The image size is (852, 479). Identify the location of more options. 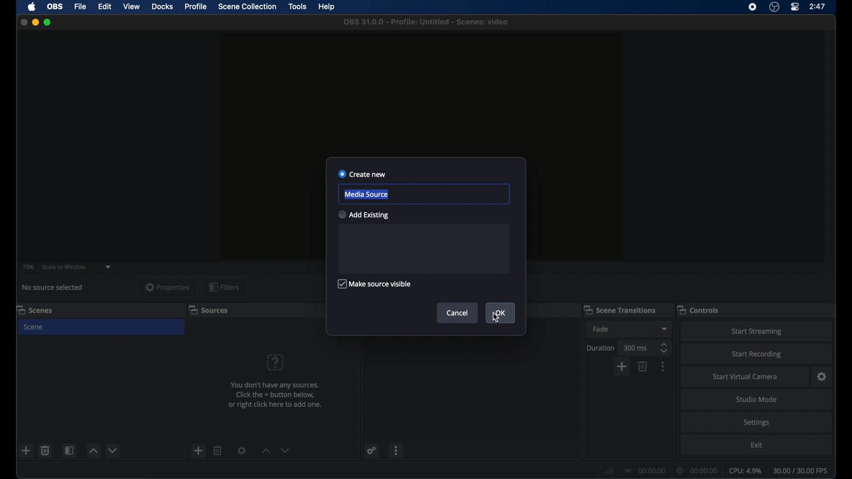
(663, 366).